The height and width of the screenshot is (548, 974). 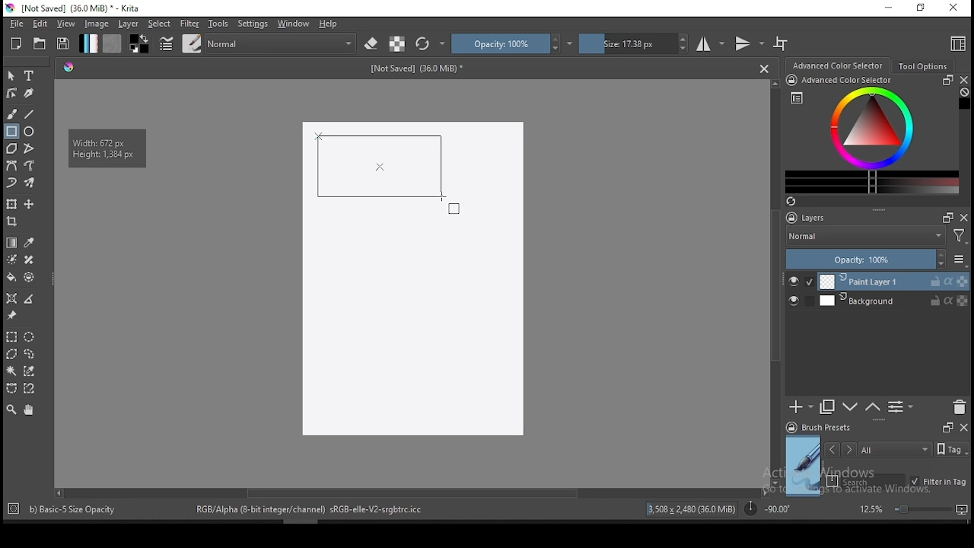 I want to click on brush presets, so click(x=823, y=428).